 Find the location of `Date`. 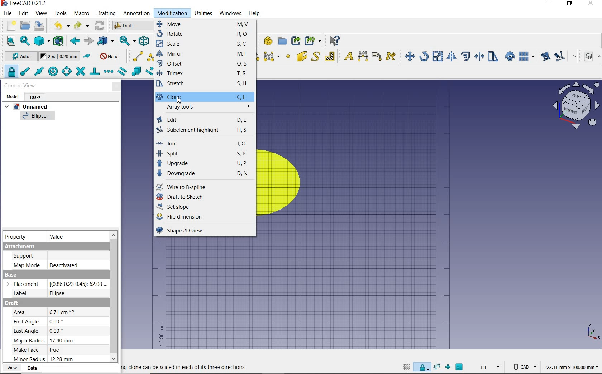

Date is located at coordinates (32, 368).